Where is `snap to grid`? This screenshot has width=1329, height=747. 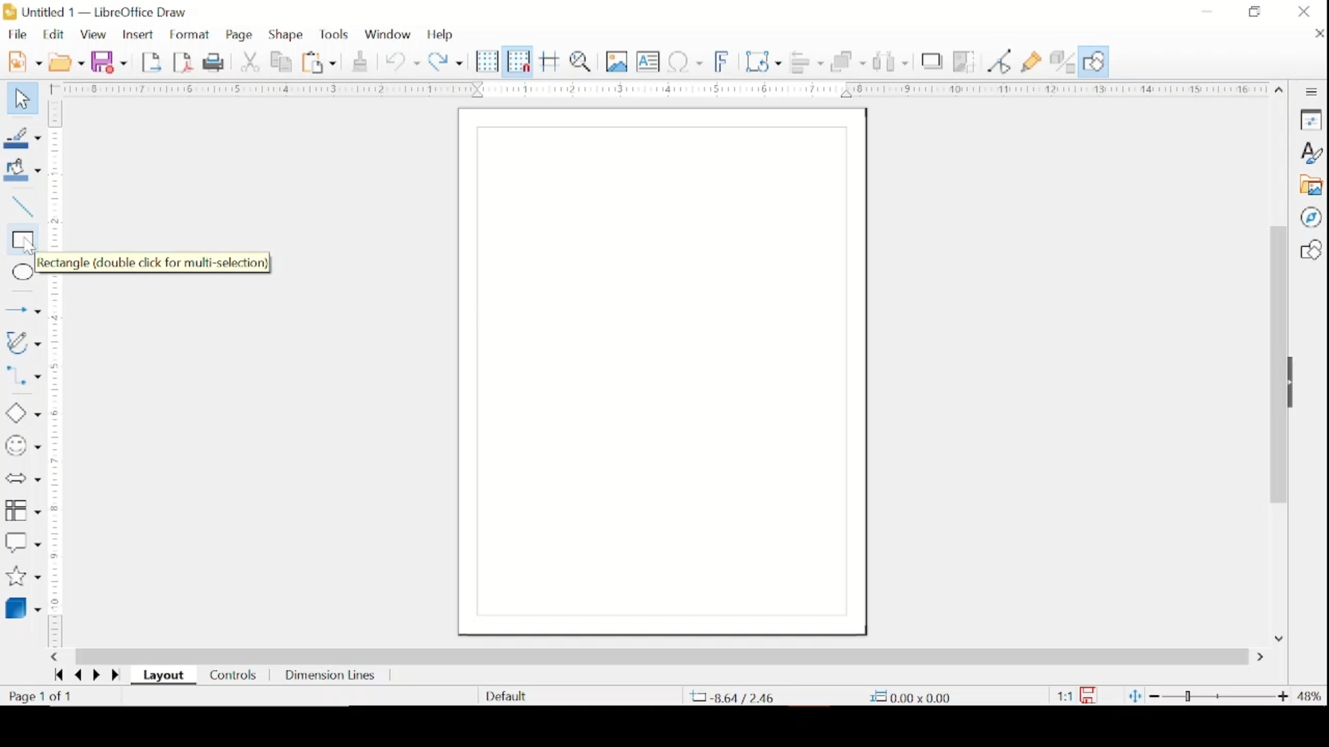
snap to grid is located at coordinates (518, 61).